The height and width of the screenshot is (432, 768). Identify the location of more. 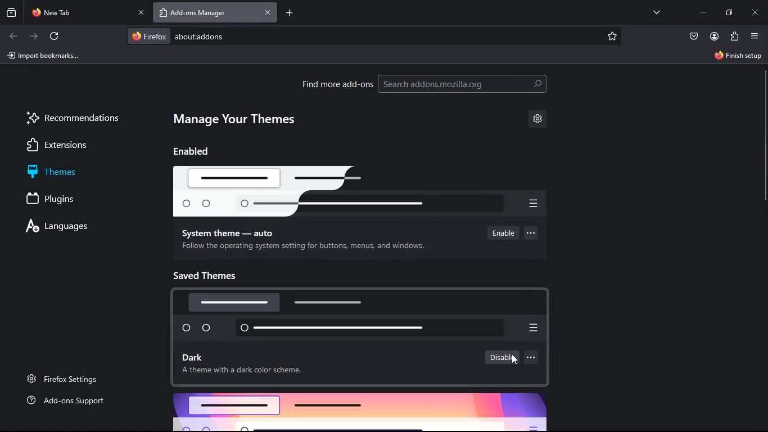
(535, 360).